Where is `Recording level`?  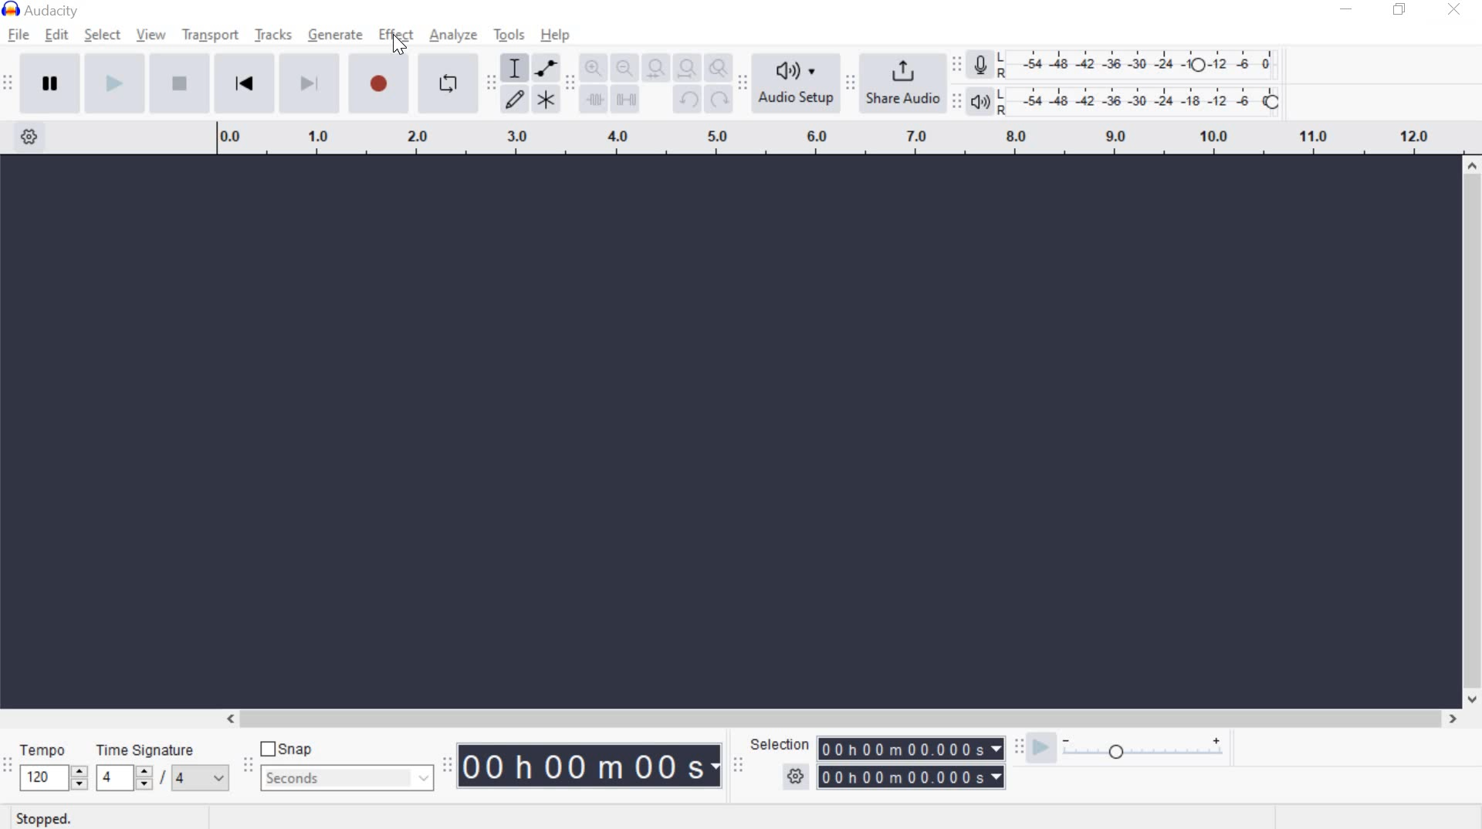
Recording level is located at coordinates (1143, 62).